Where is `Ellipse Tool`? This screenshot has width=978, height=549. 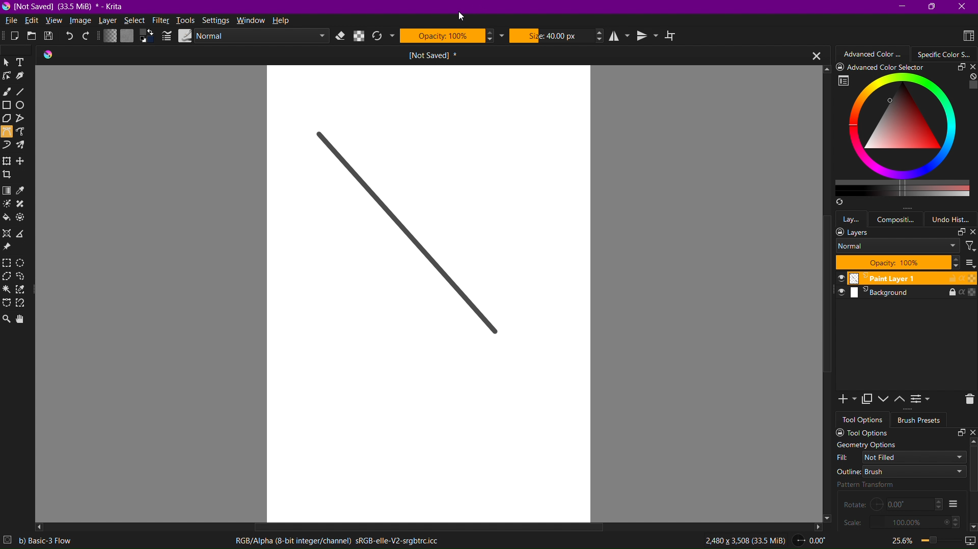
Ellipse Tool is located at coordinates (25, 107).